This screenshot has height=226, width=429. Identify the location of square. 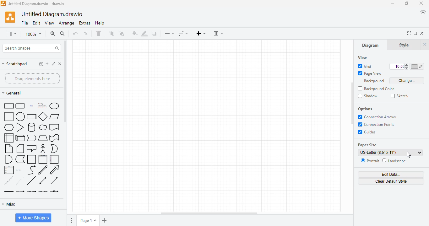
(9, 116).